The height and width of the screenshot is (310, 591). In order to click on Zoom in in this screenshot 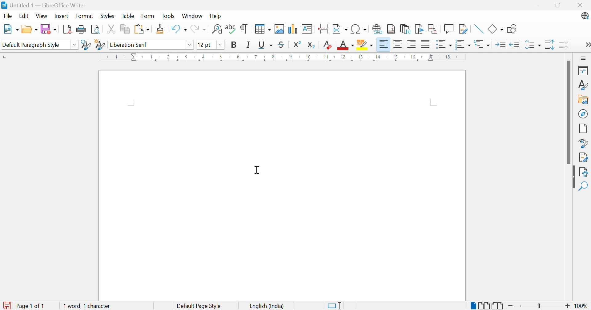, I will do `click(568, 306)`.